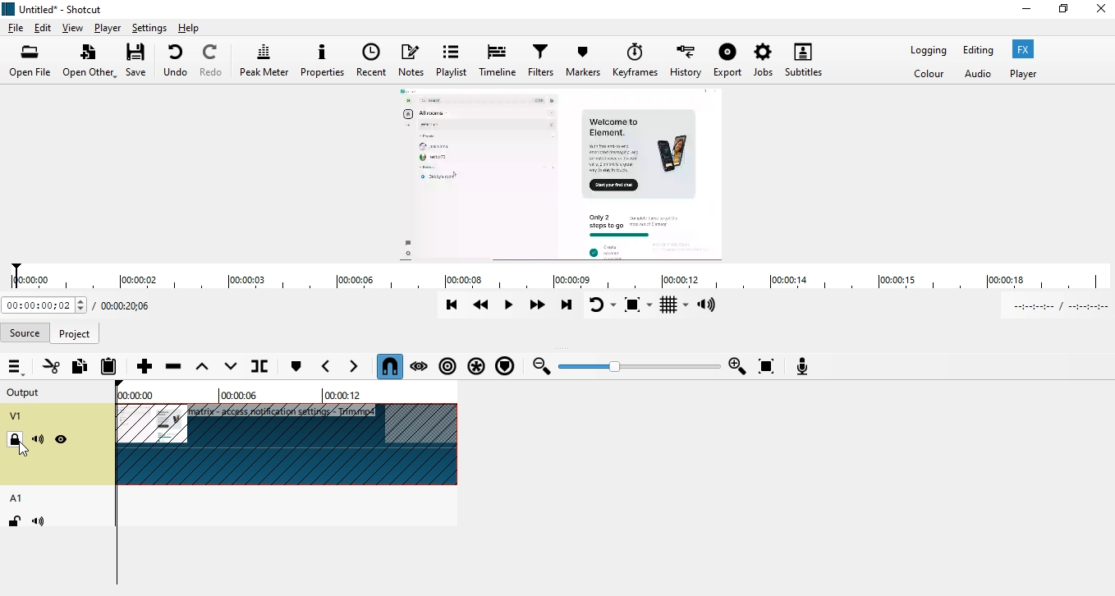  What do you see at coordinates (582, 63) in the screenshot?
I see `markers` at bounding box center [582, 63].